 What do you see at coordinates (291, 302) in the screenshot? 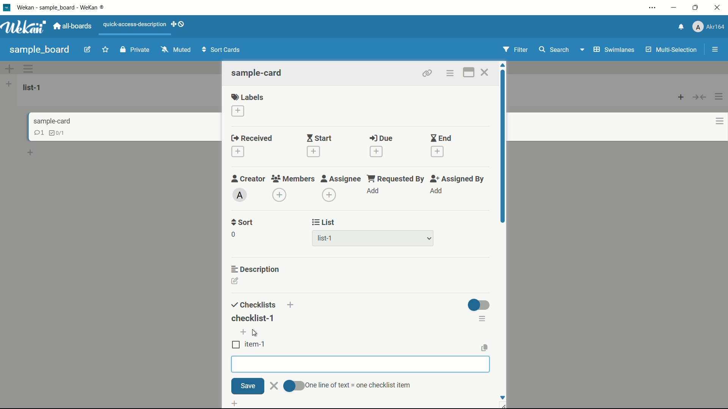
I see `add` at bounding box center [291, 302].